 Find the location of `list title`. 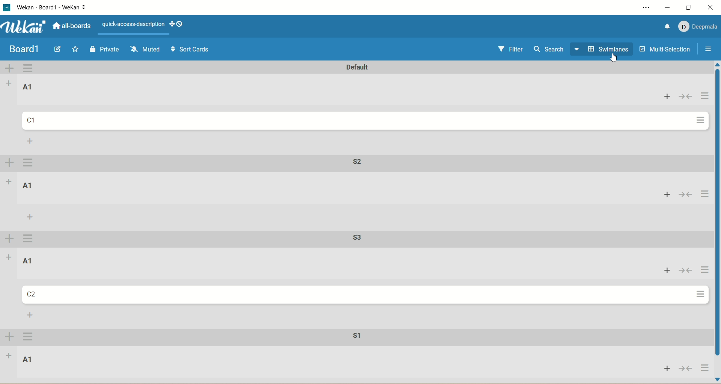

list title is located at coordinates (30, 87).